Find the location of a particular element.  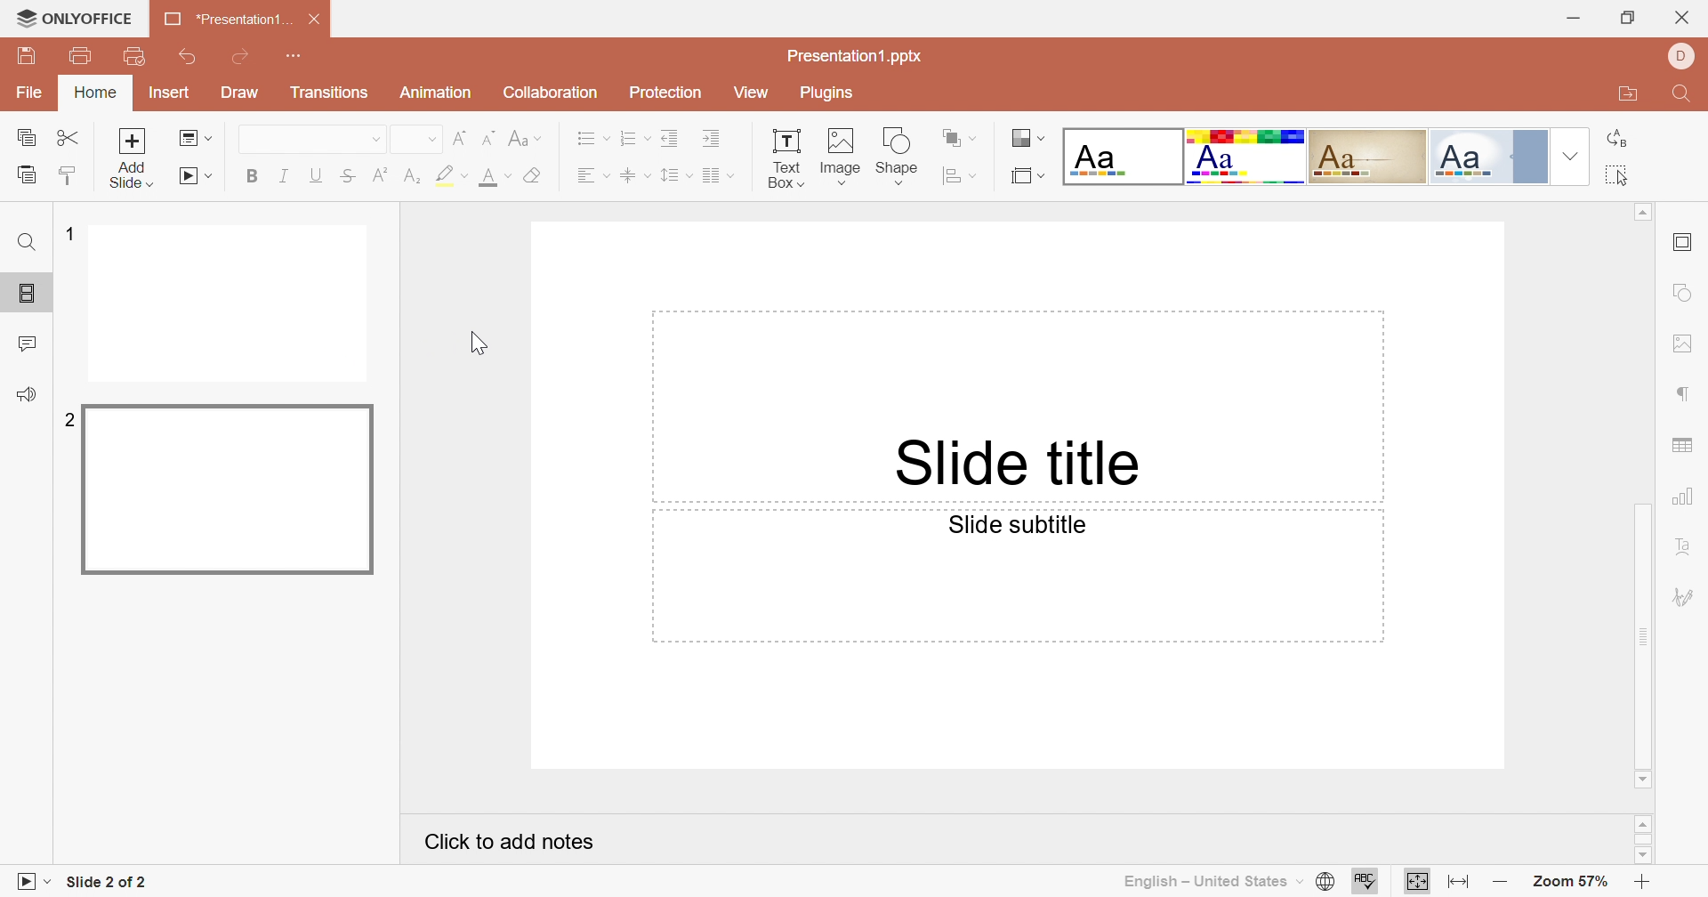

Scroll bar is located at coordinates (1647, 837).